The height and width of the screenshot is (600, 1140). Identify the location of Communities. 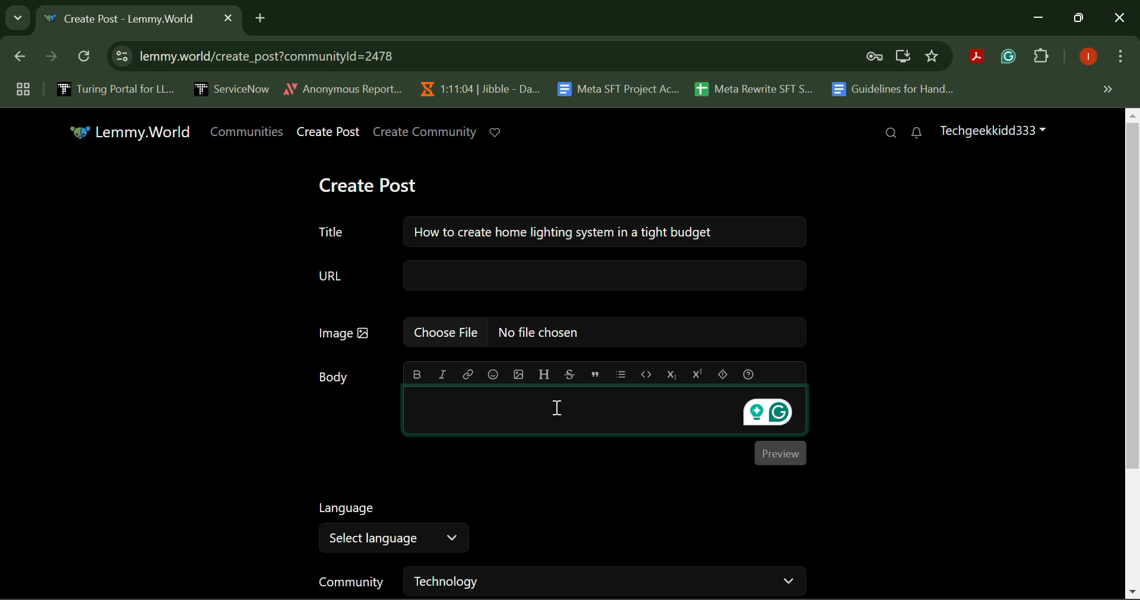
(249, 132).